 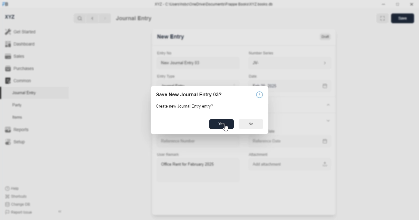 I want to click on report issue, so click(x=19, y=212).